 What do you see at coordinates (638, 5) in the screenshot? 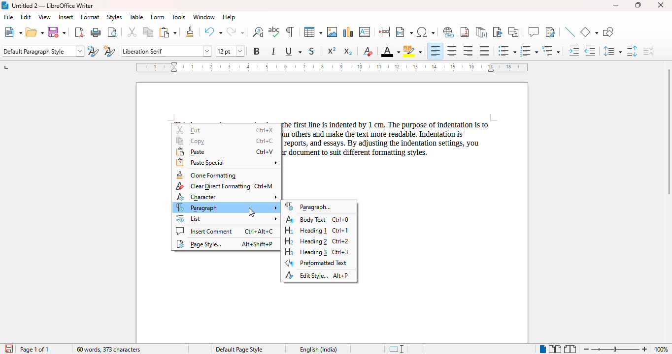
I see `maximize` at bounding box center [638, 5].